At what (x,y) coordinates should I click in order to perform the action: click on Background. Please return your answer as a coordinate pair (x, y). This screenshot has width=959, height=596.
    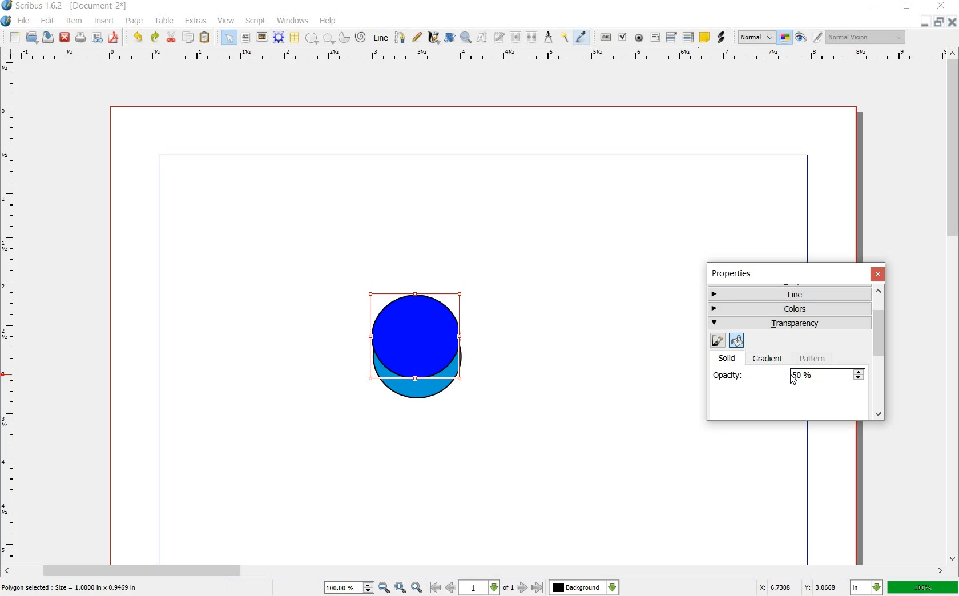
    Looking at the image, I should click on (584, 587).